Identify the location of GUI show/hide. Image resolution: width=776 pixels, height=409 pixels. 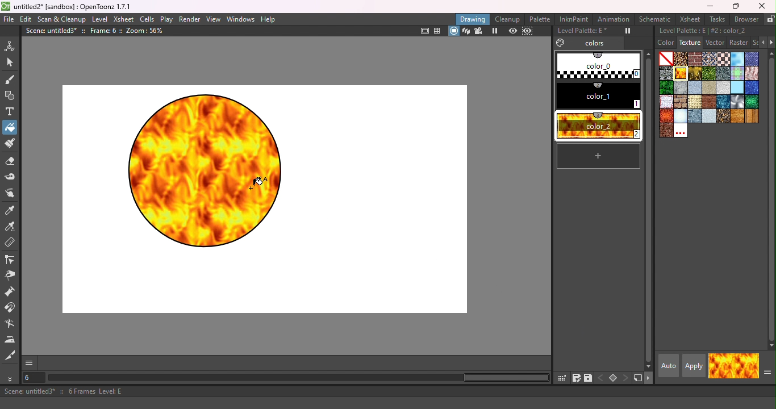
(30, 363).